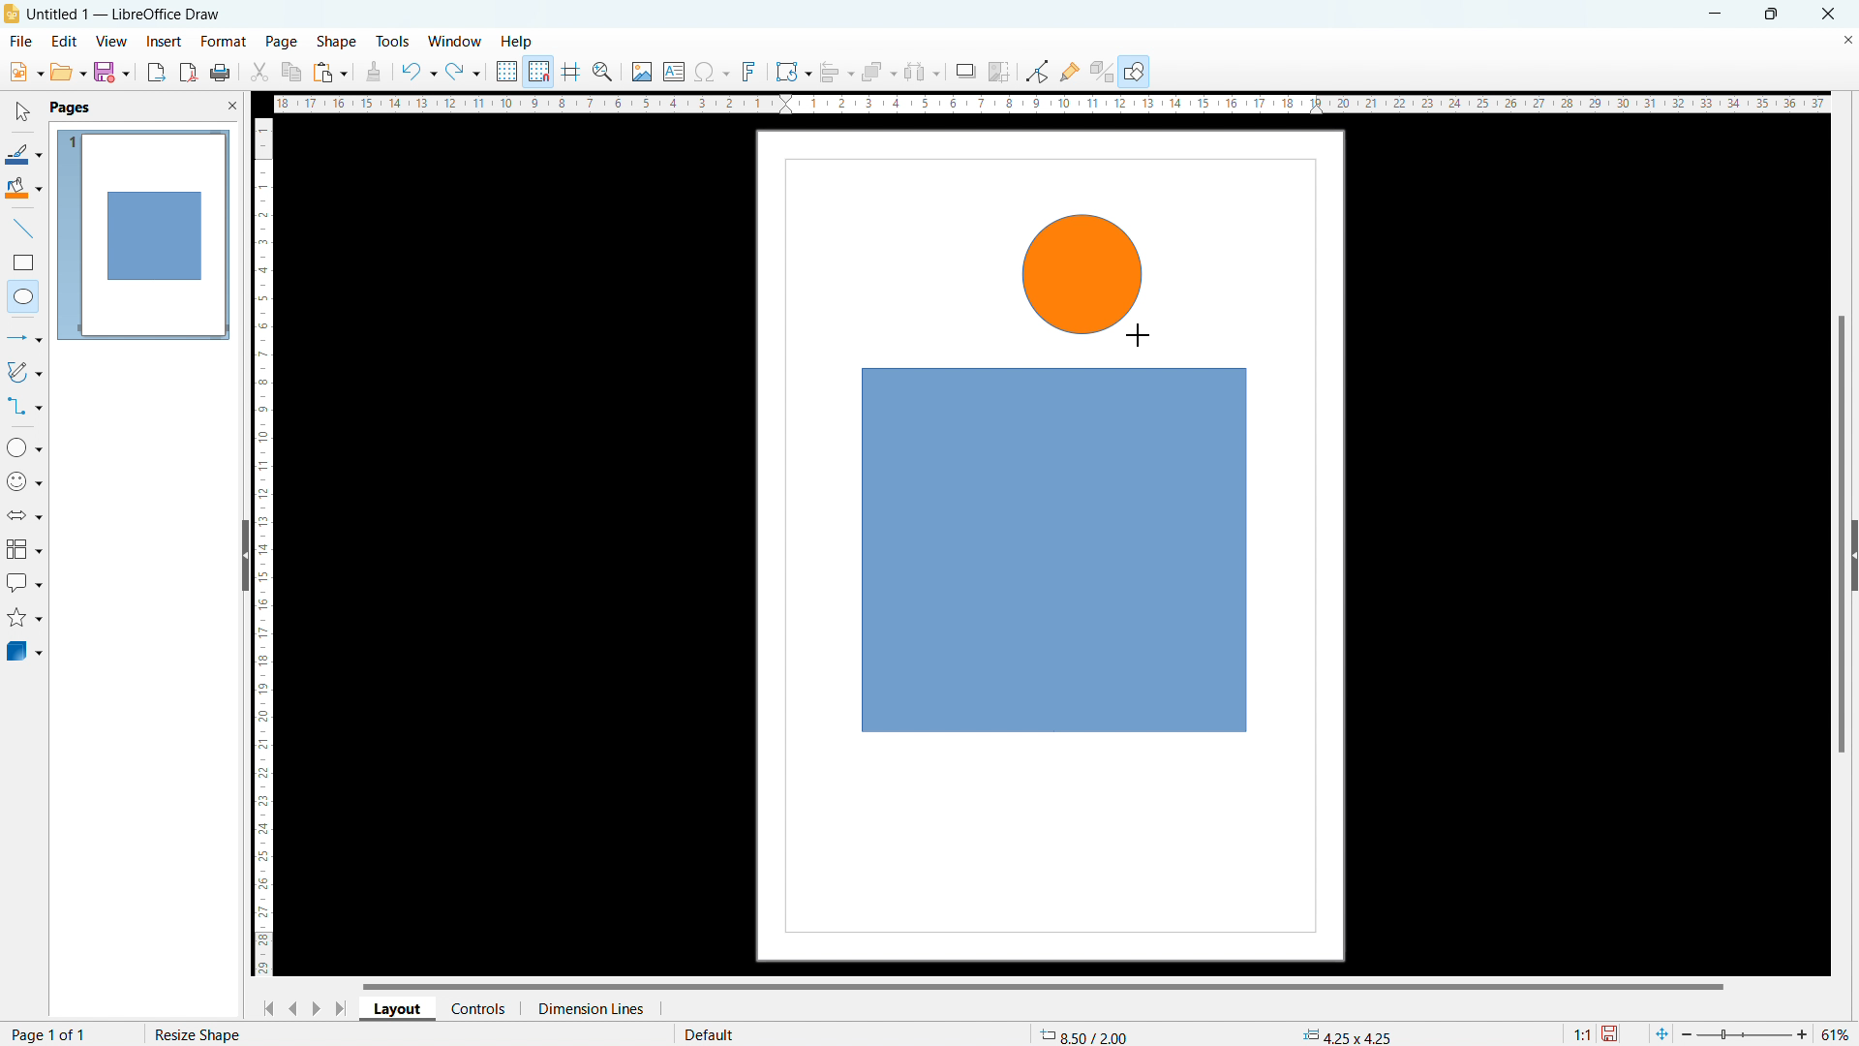 The width and height of the screenshot is (1859, 1046). What do you see at coordinates (836, 72) in the screenshot?
I see `align object` at bounding box center [836, 72].